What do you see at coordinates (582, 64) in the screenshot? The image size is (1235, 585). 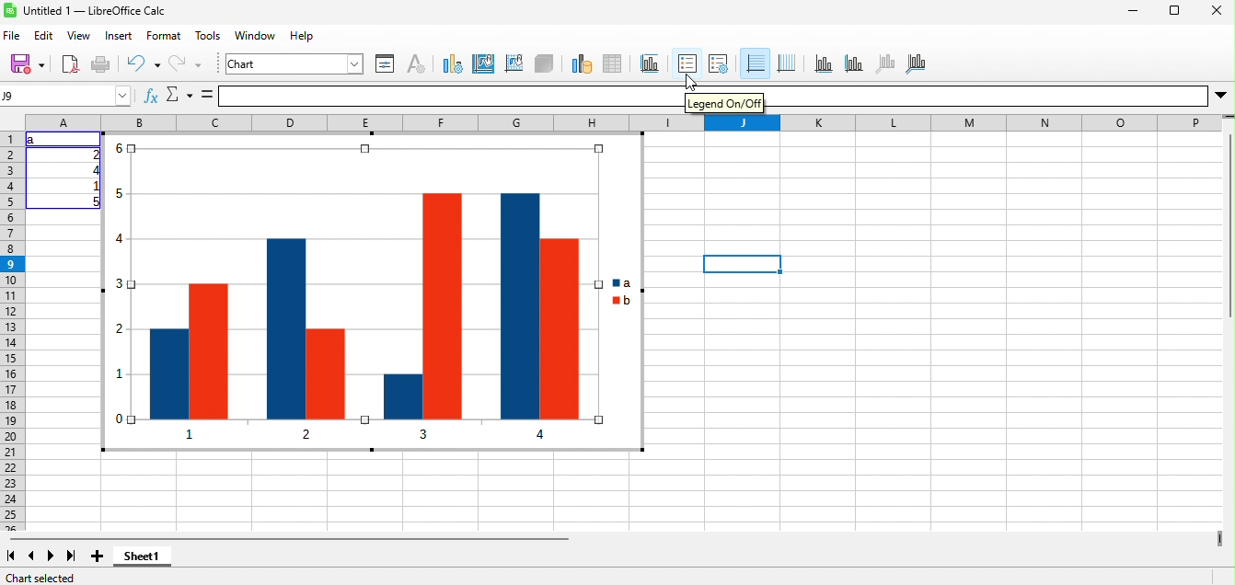 I see `data range` at bounding box center [582, 64].